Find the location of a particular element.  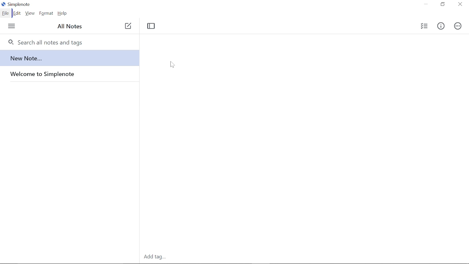

Toggle focus mode is located at coordinates (154, 26).